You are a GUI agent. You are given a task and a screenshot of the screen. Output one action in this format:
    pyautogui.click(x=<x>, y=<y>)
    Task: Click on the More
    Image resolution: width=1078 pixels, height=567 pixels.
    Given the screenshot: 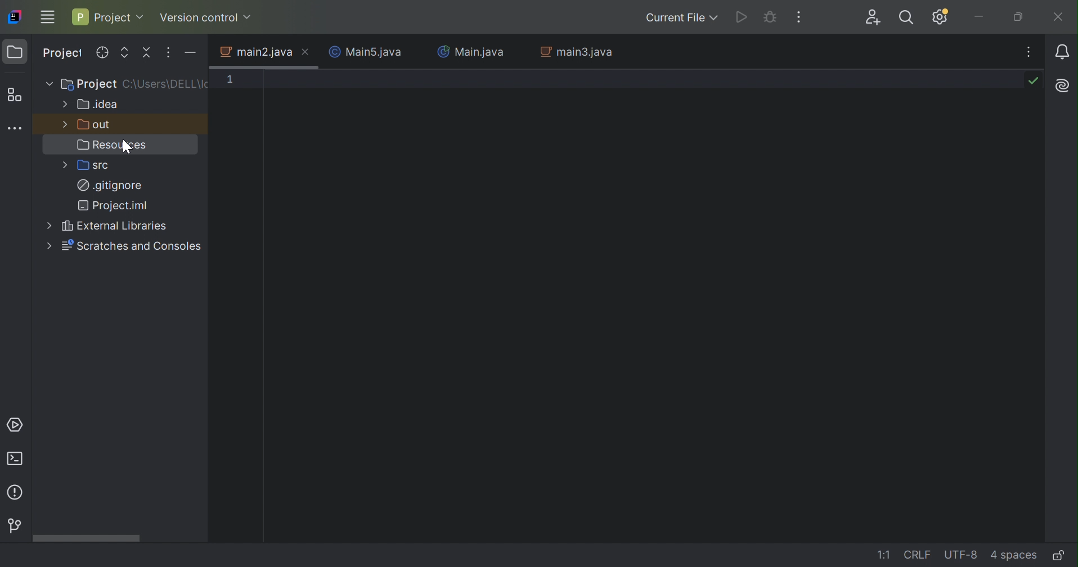 What is the action you would take?
    pyautogui.click(x=65, y=124)
    